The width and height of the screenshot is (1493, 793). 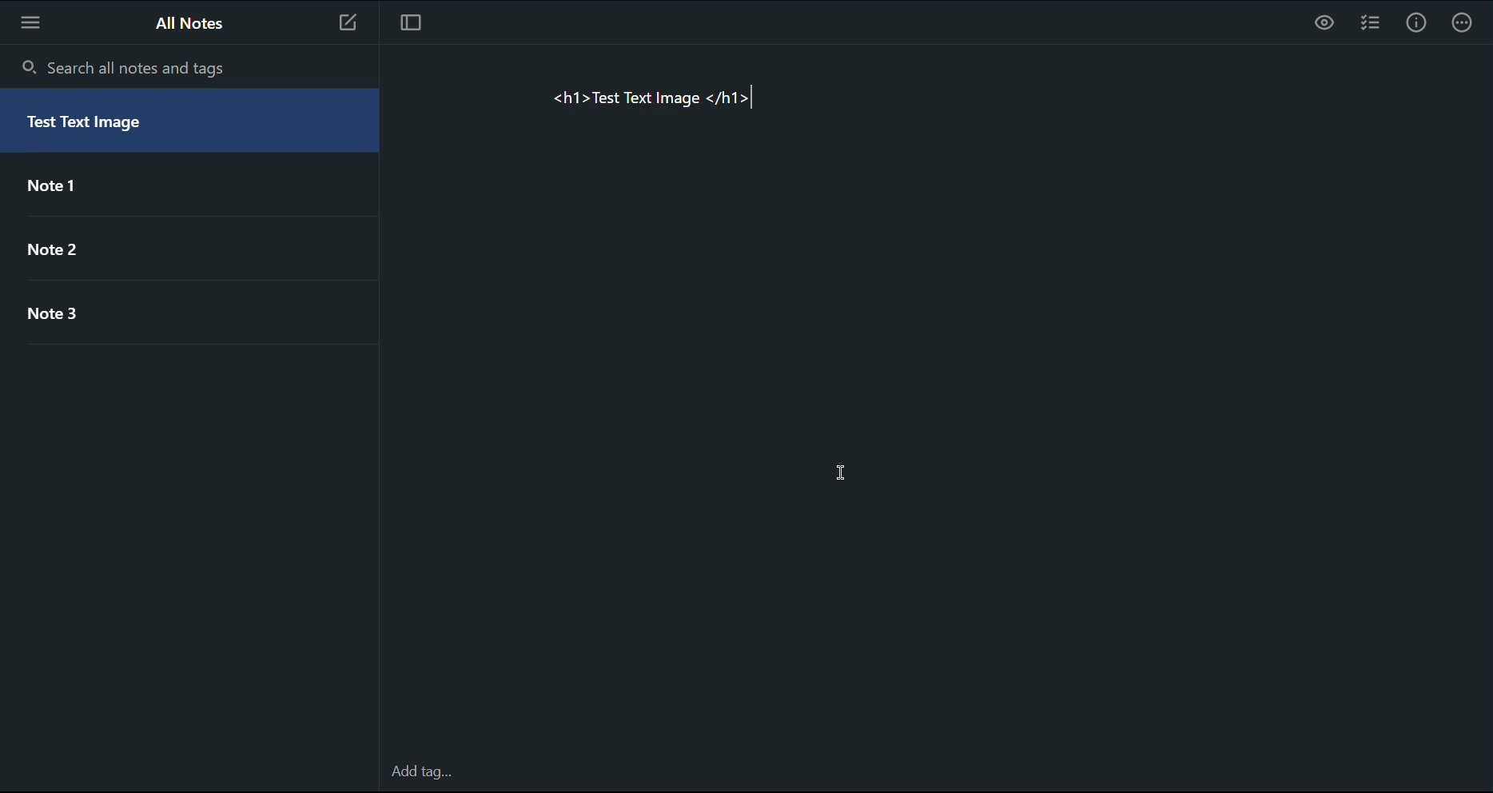 What do you see at coordinates (77, 317) in the screenshot?
I see `Note 3` at bounding box center [77, 317].